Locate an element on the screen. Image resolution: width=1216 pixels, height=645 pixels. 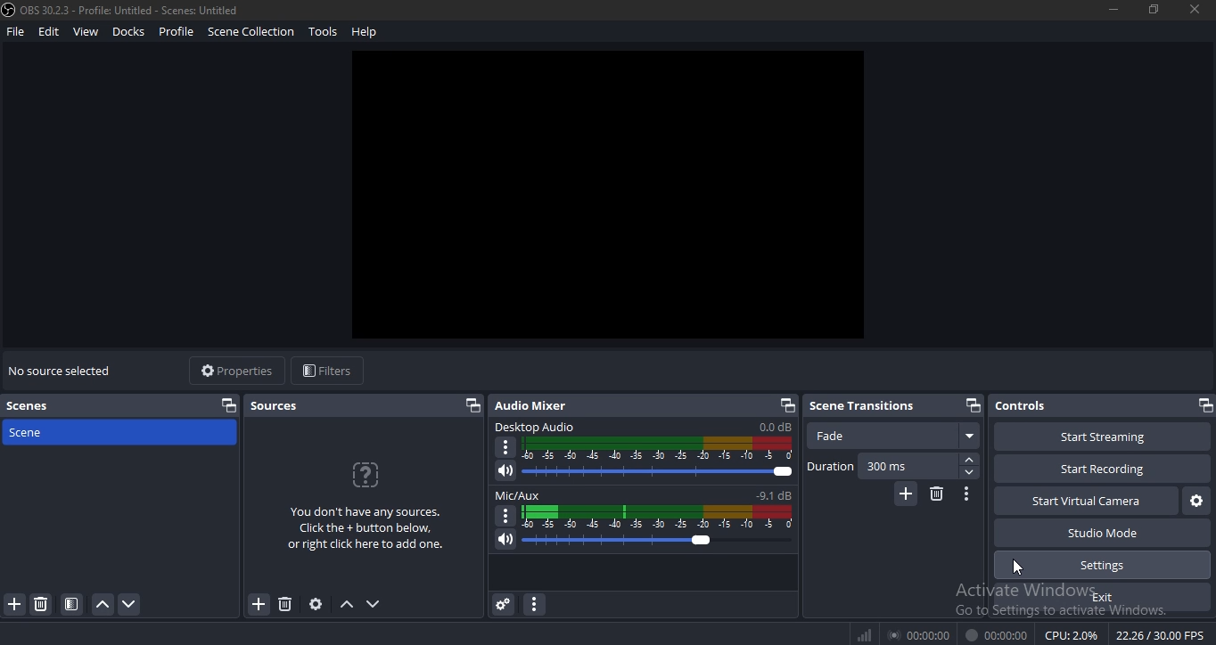
delete is located at coordinates (285, 603).